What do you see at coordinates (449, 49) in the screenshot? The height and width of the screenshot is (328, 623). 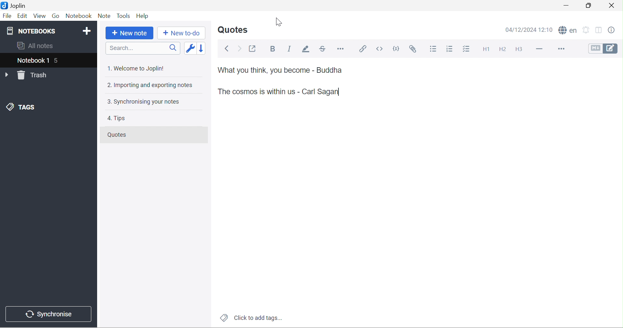 I see `Numbered list` at bounding box center [449, 49].